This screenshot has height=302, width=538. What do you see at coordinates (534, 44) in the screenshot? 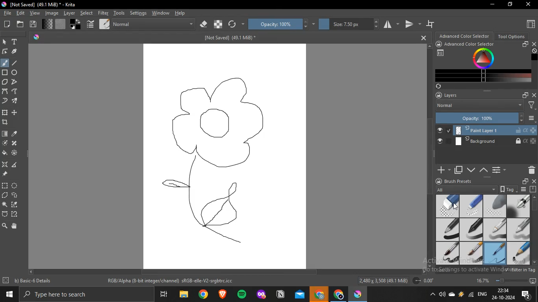
I see `close` at bounding box center [534, 44].